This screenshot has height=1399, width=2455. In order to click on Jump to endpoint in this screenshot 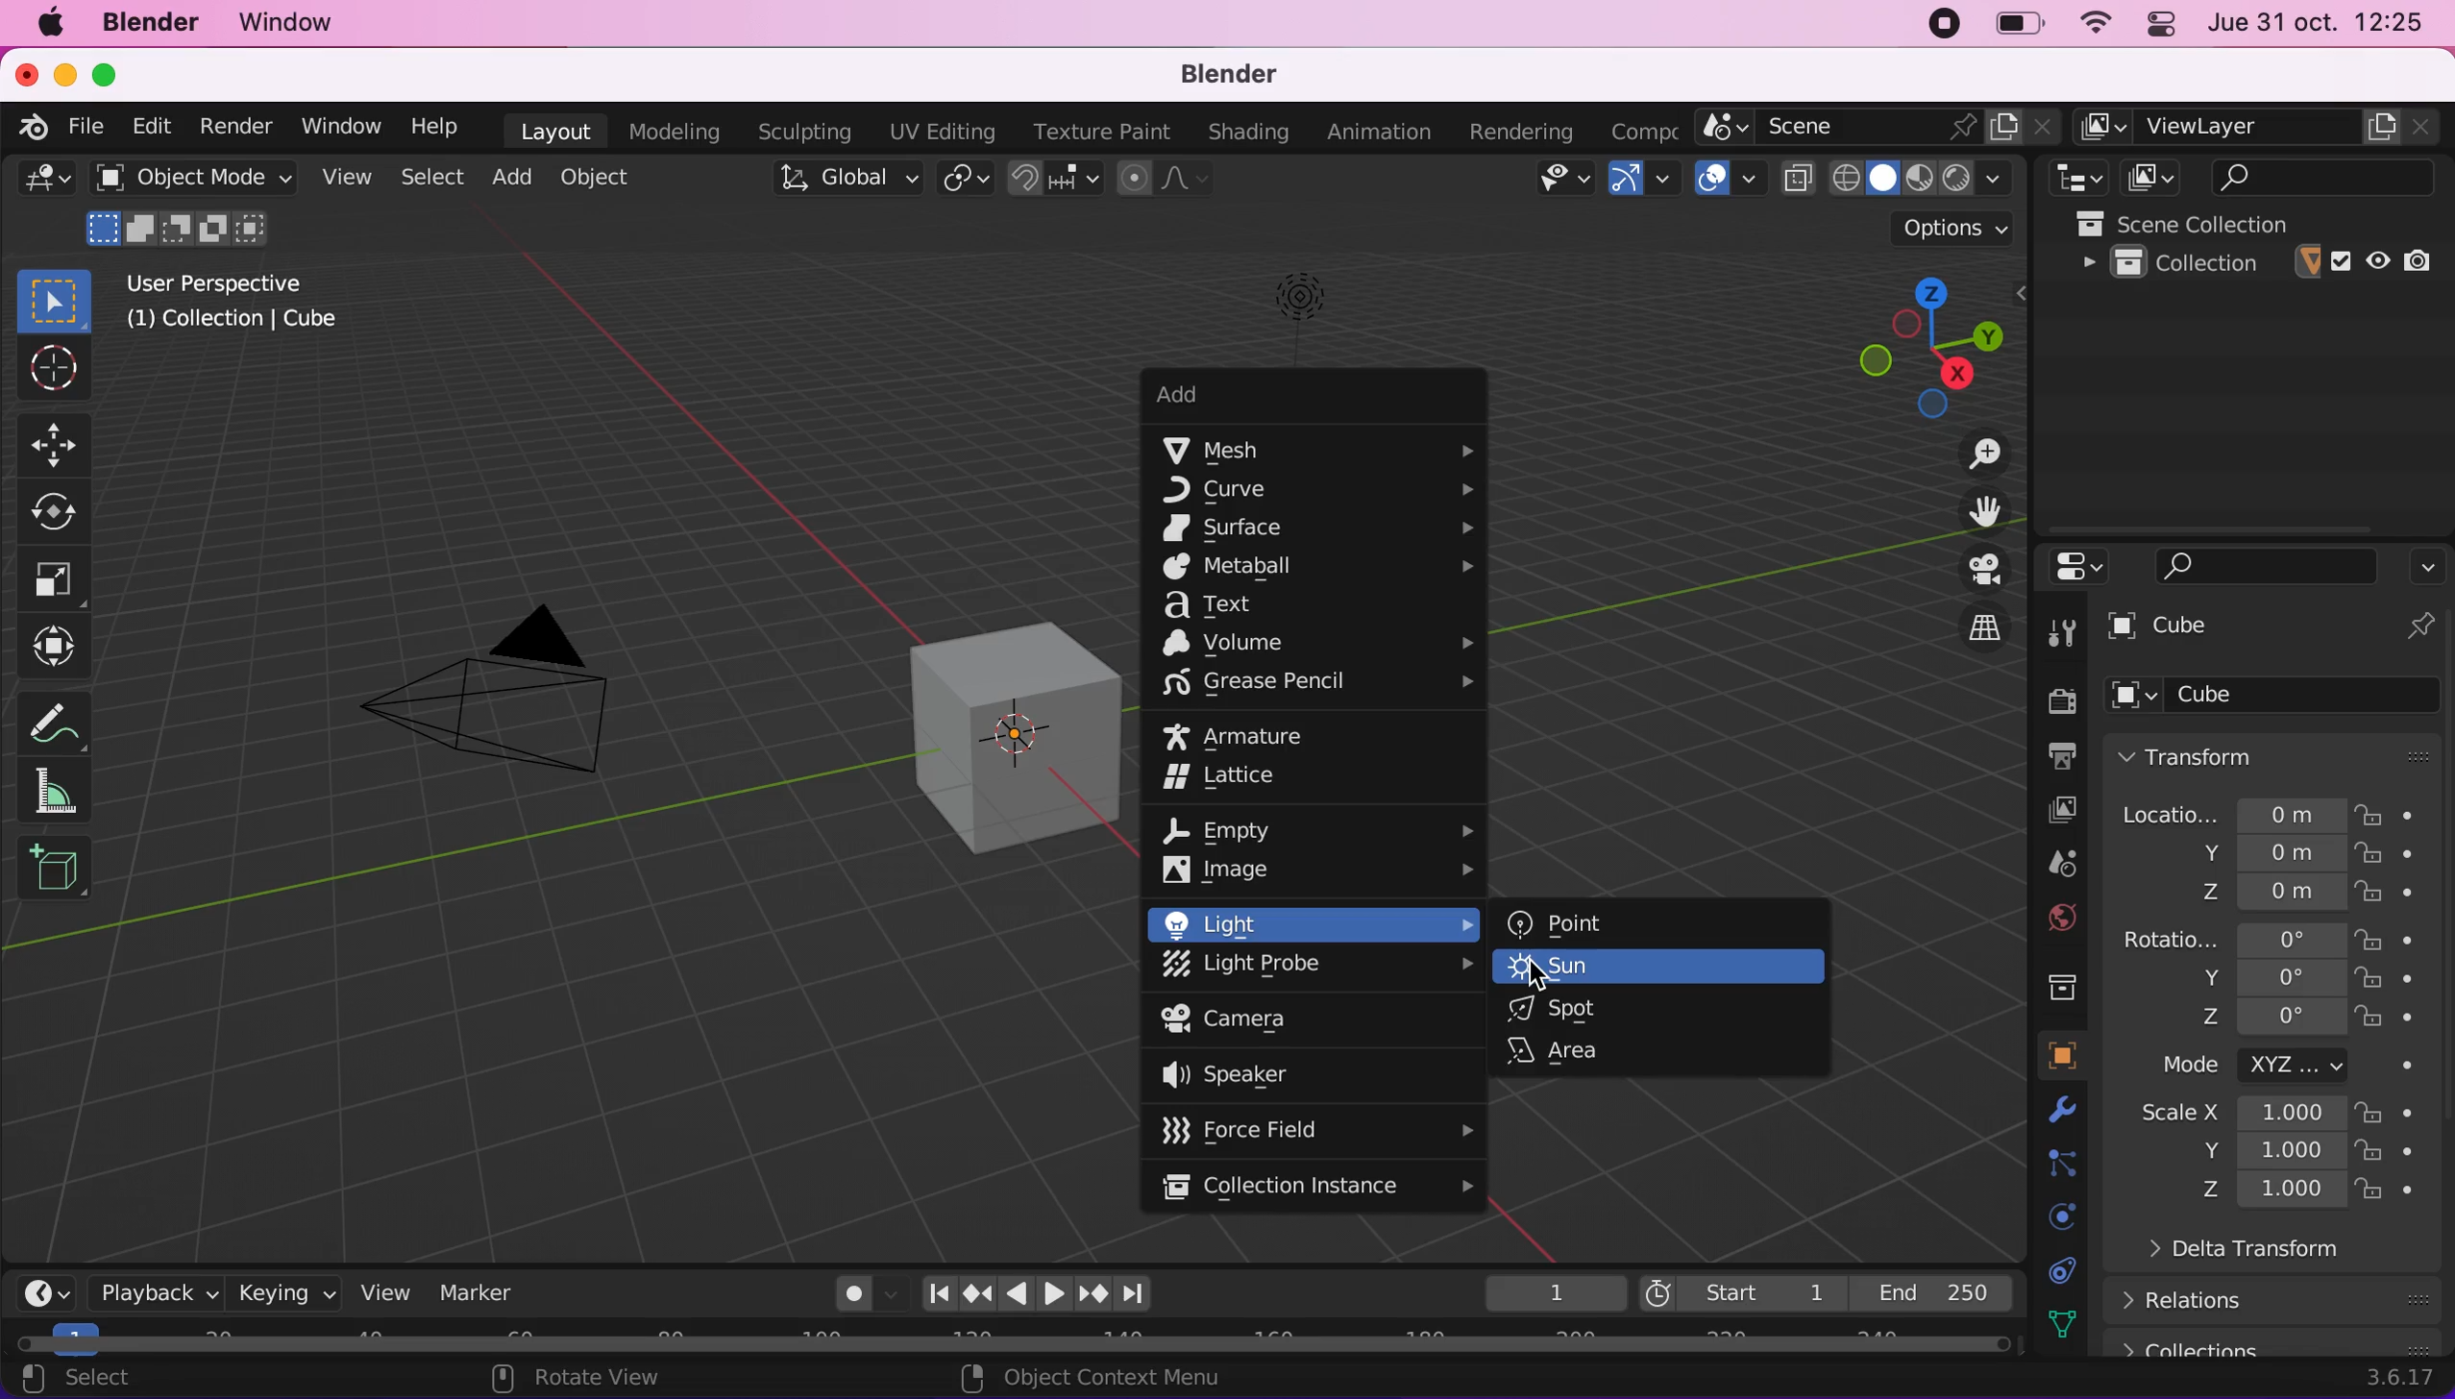, I will do `click(938, 1291)`.